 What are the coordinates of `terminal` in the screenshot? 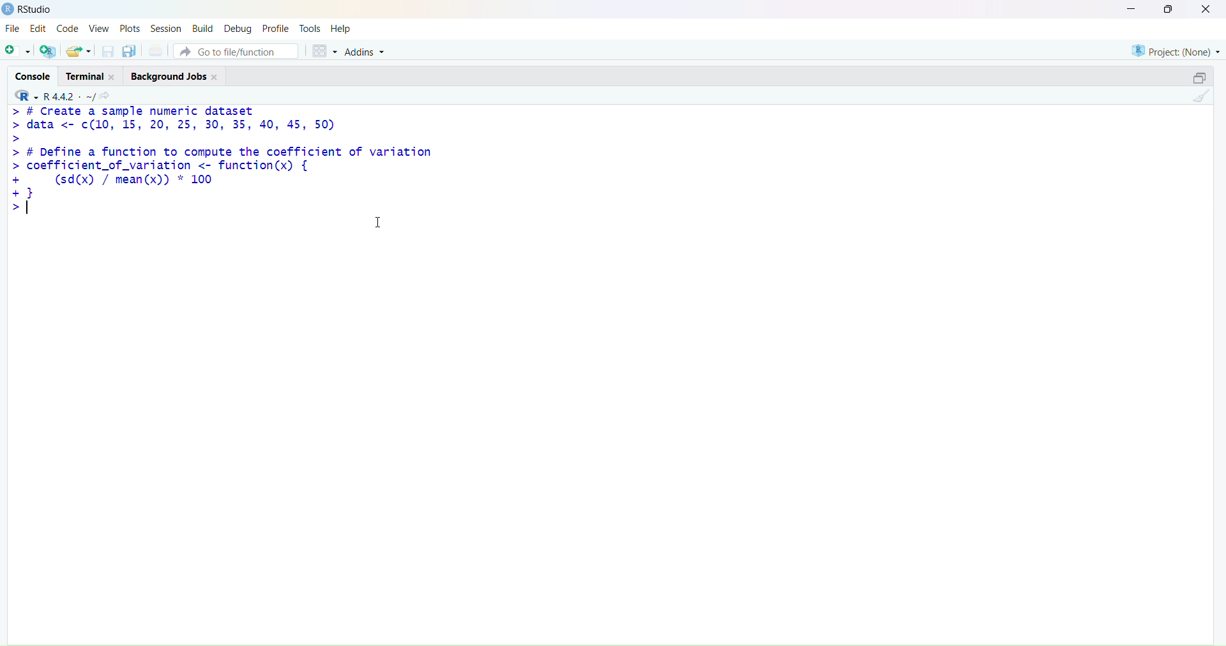 It's located at (86, 77).